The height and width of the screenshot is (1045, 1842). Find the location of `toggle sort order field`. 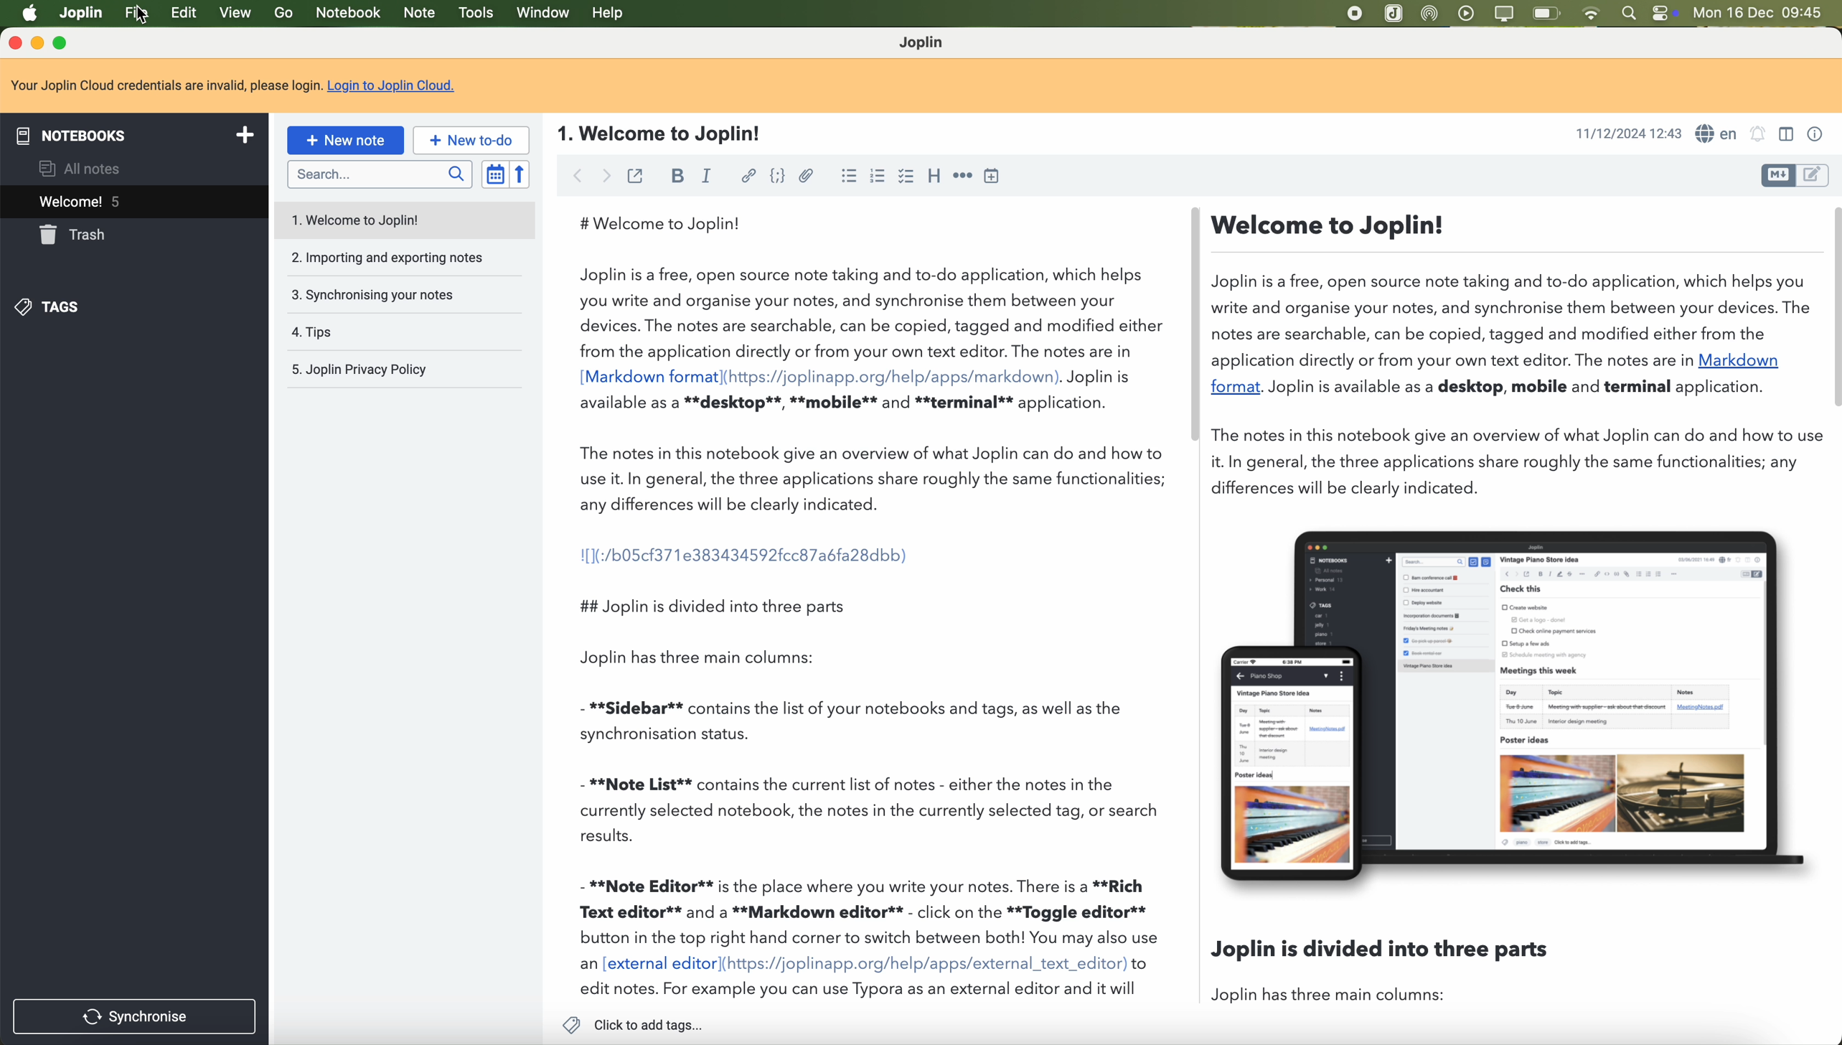

toggle sort order field is located at coordinates (492, 174).